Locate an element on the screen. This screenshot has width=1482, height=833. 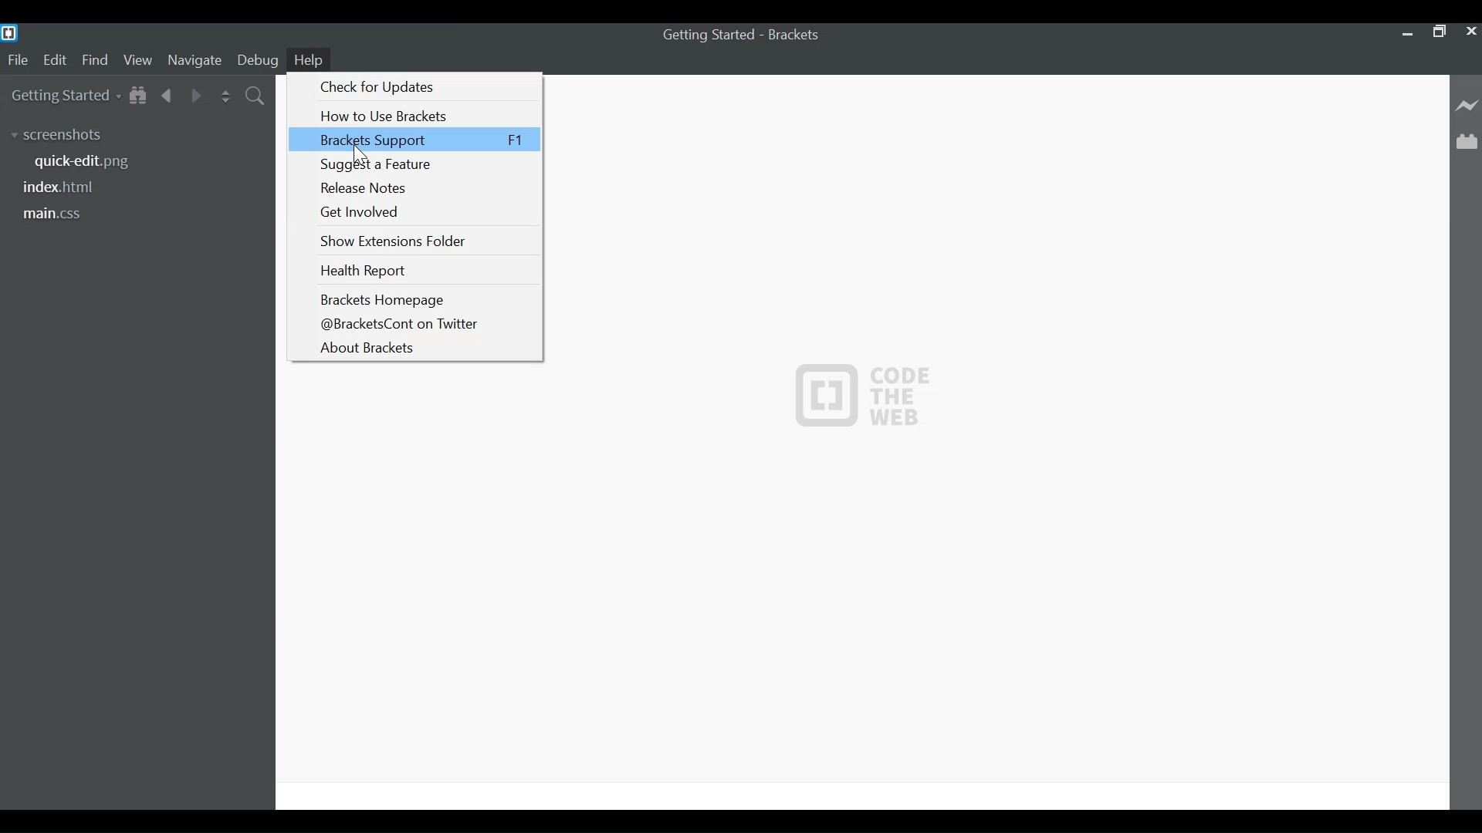
Suggest Feature is located at coordinates (424, 165).